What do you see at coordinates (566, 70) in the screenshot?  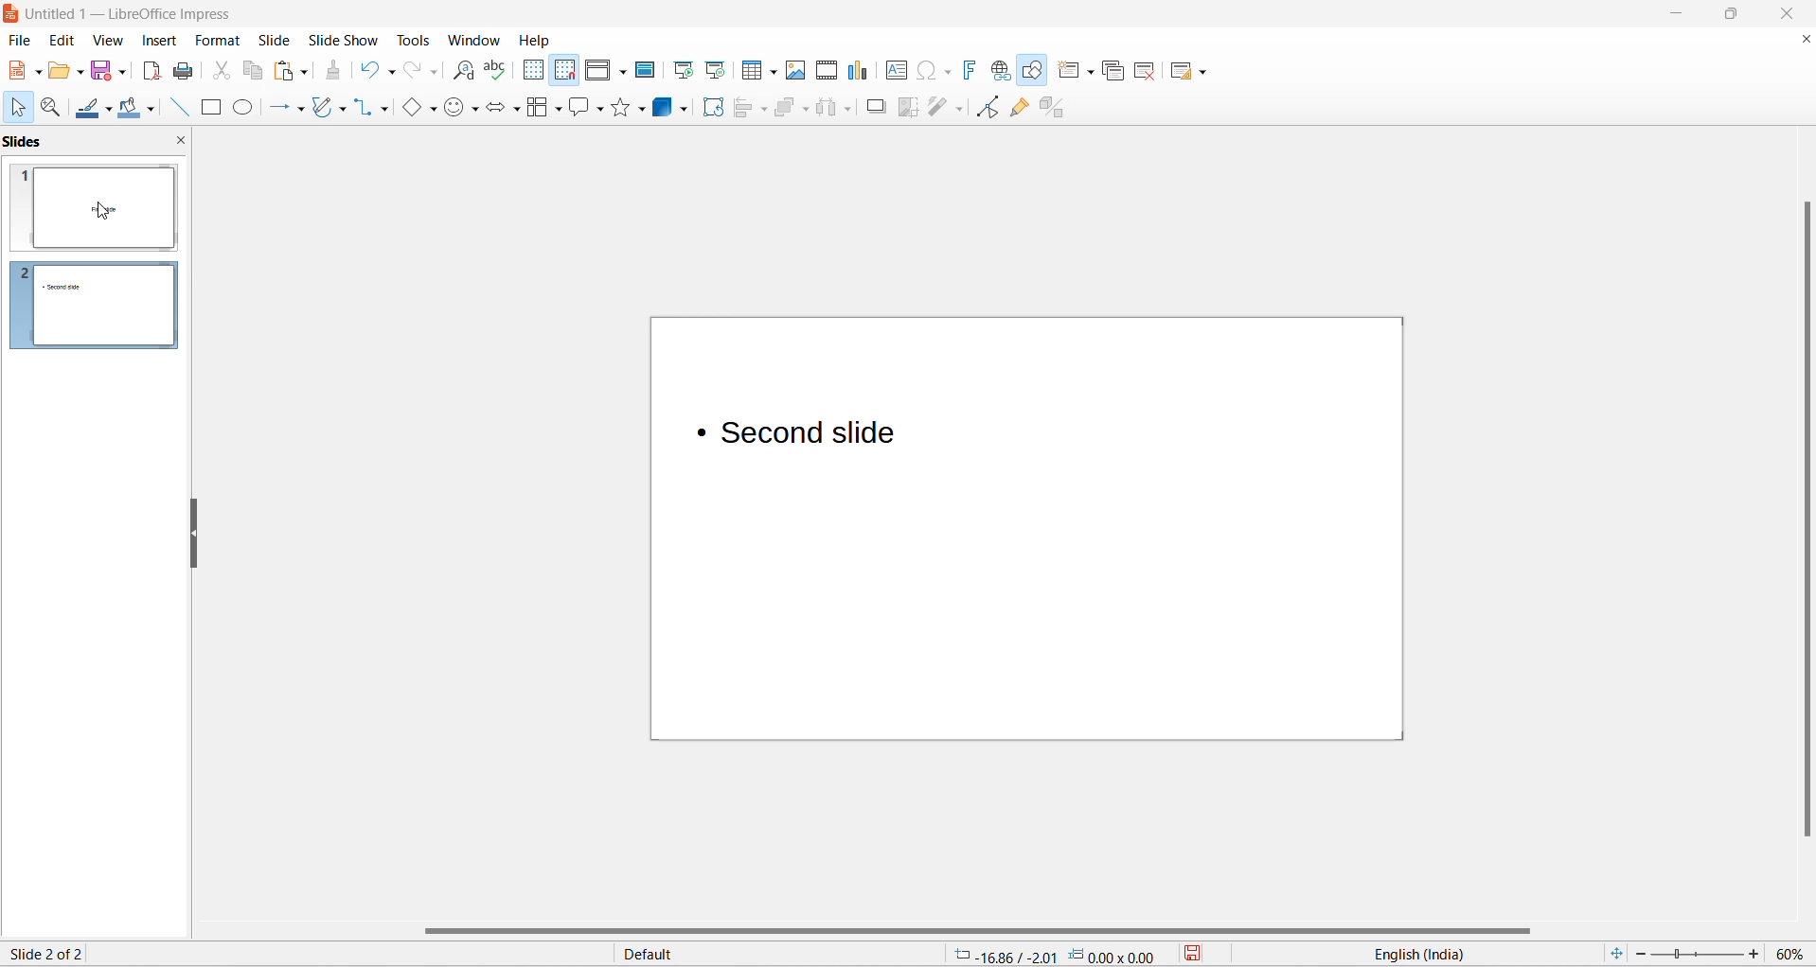 I see `snap to grid` at bounding box center [566, 70].